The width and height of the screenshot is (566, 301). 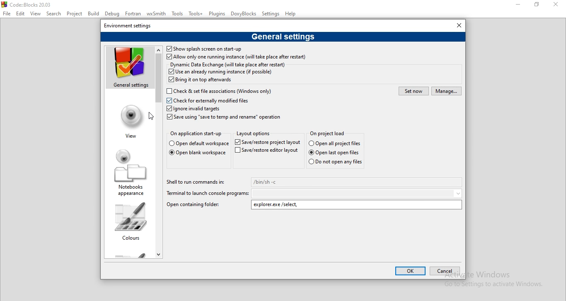 What do you see at coordinates (20, 14) in the screenshot?
I see `Edit` at bounding box center [20, 14].